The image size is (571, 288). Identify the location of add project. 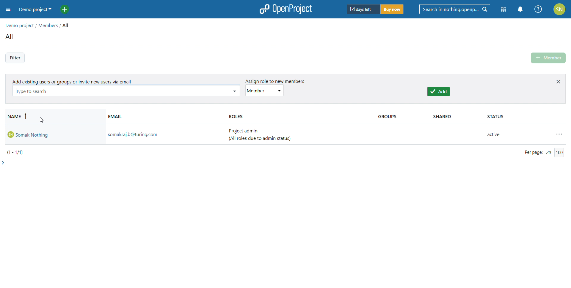
(68, 10).